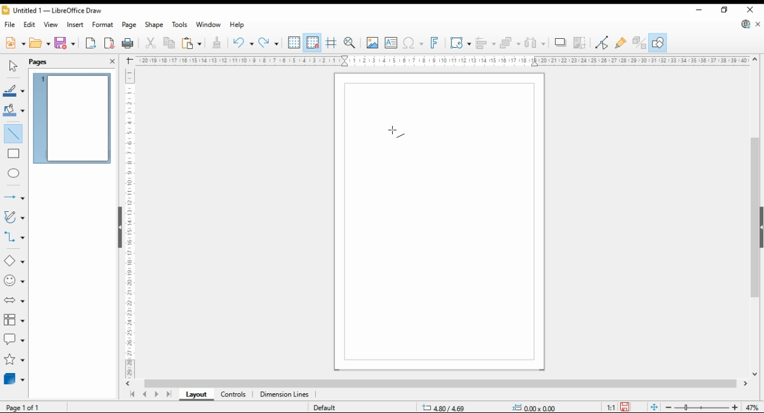  What do you see at coordinates (14, 237) in the screenshot?
I see `connectors` at bounding box center [14, 237].